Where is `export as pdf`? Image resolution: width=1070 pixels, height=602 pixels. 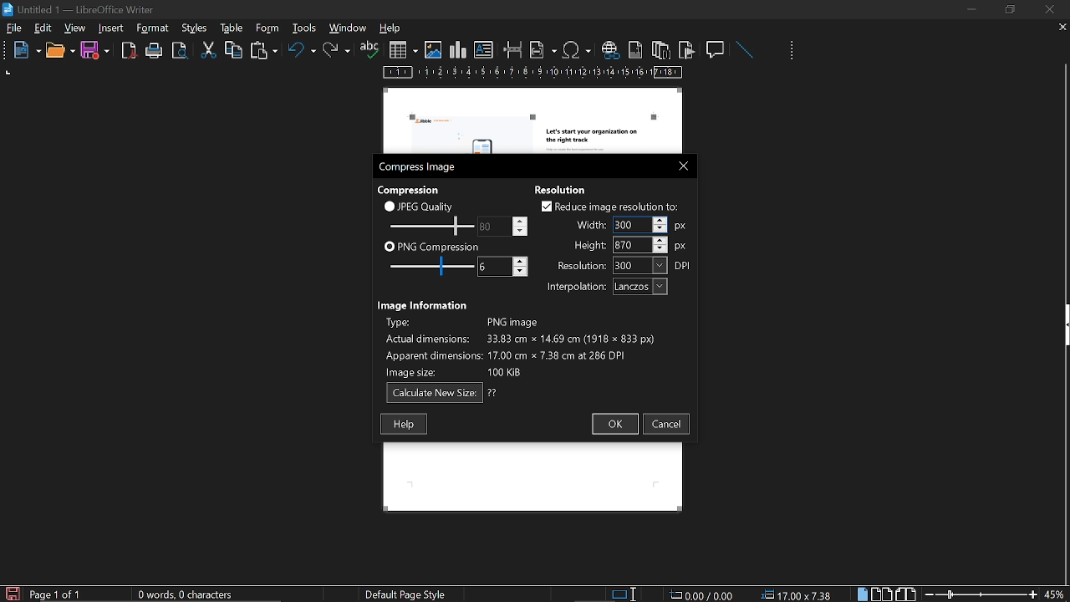
export as pdf is located at coordinates (130, 51).